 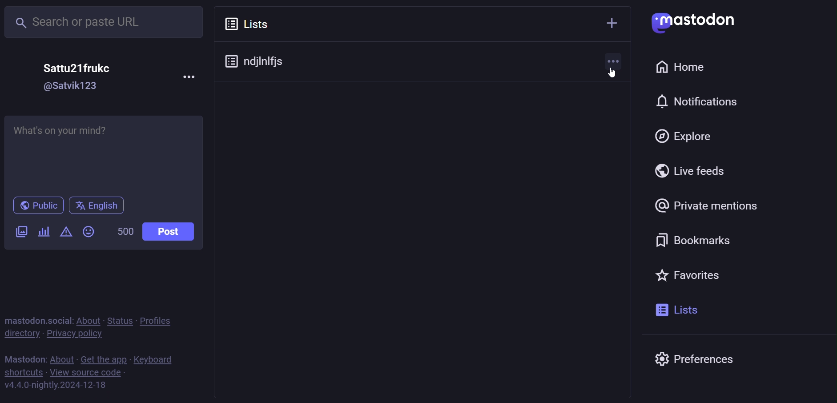 What do you see at coordinates (89, 373) in the screenshot?
I see `view source code` at bounding box center [89, 373].